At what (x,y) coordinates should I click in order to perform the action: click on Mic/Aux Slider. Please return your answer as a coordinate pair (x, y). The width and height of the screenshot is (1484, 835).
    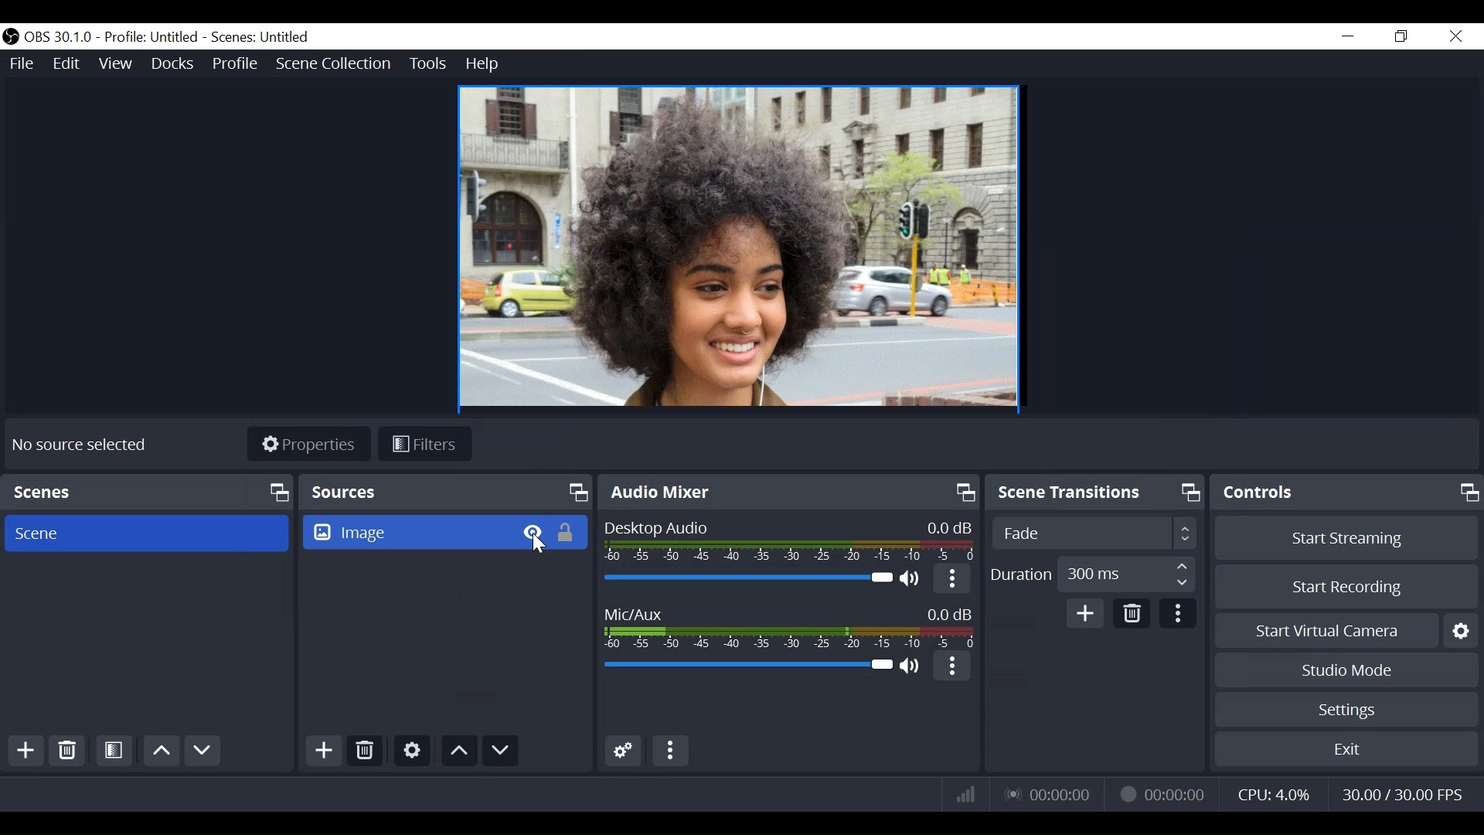
    Looking at the image, I should click on (745, 668).